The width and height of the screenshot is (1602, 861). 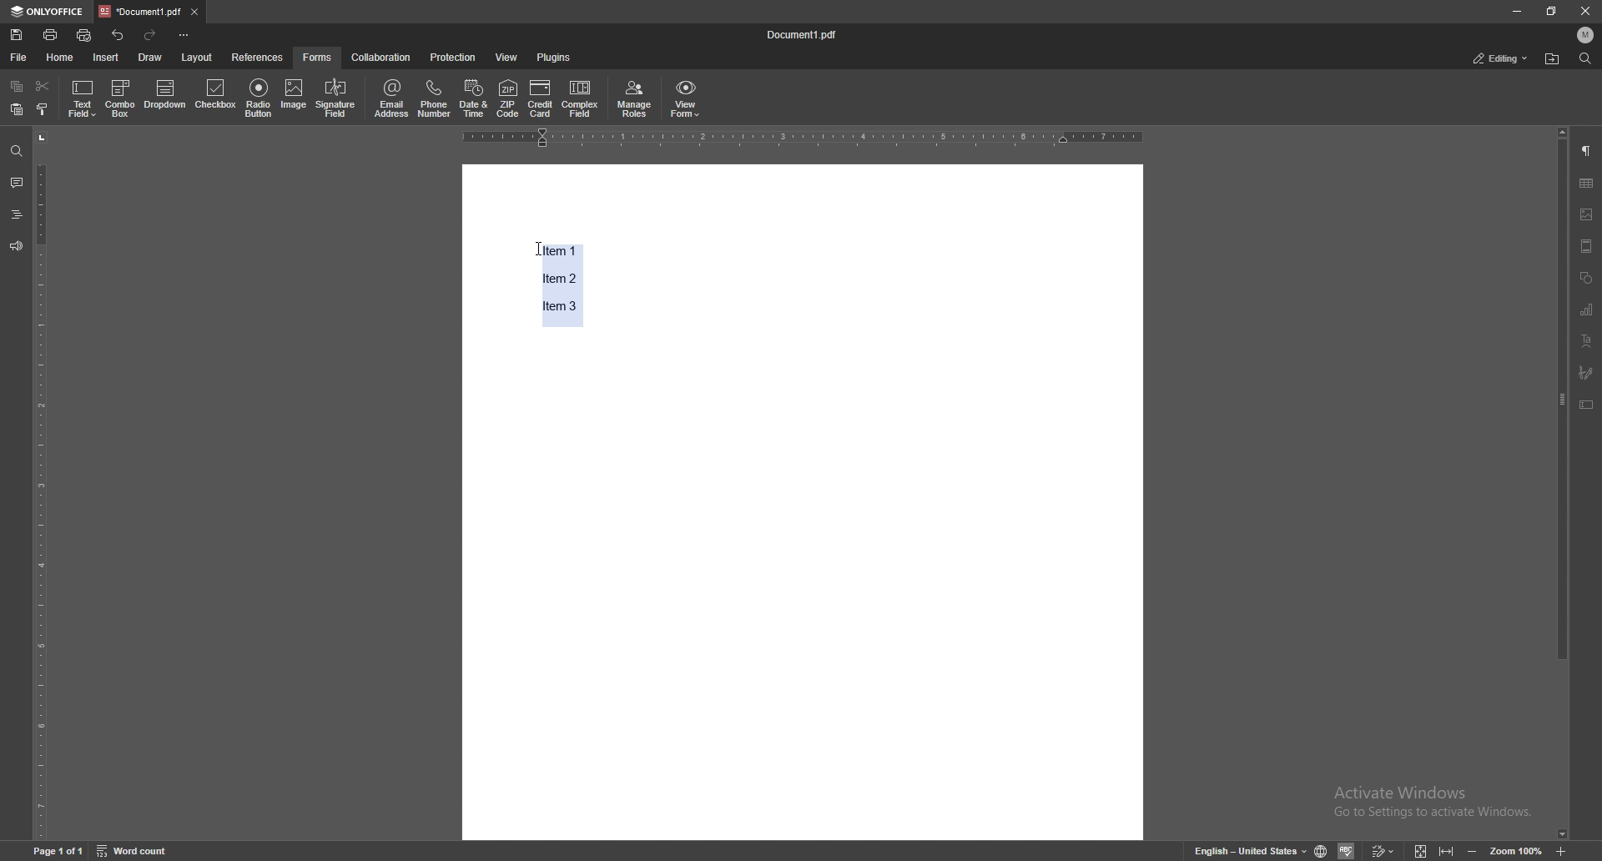 What do you see at coordinates (184, 36) in the screenshot?
I see `customize toolbar` at bounding box center [184, 36].